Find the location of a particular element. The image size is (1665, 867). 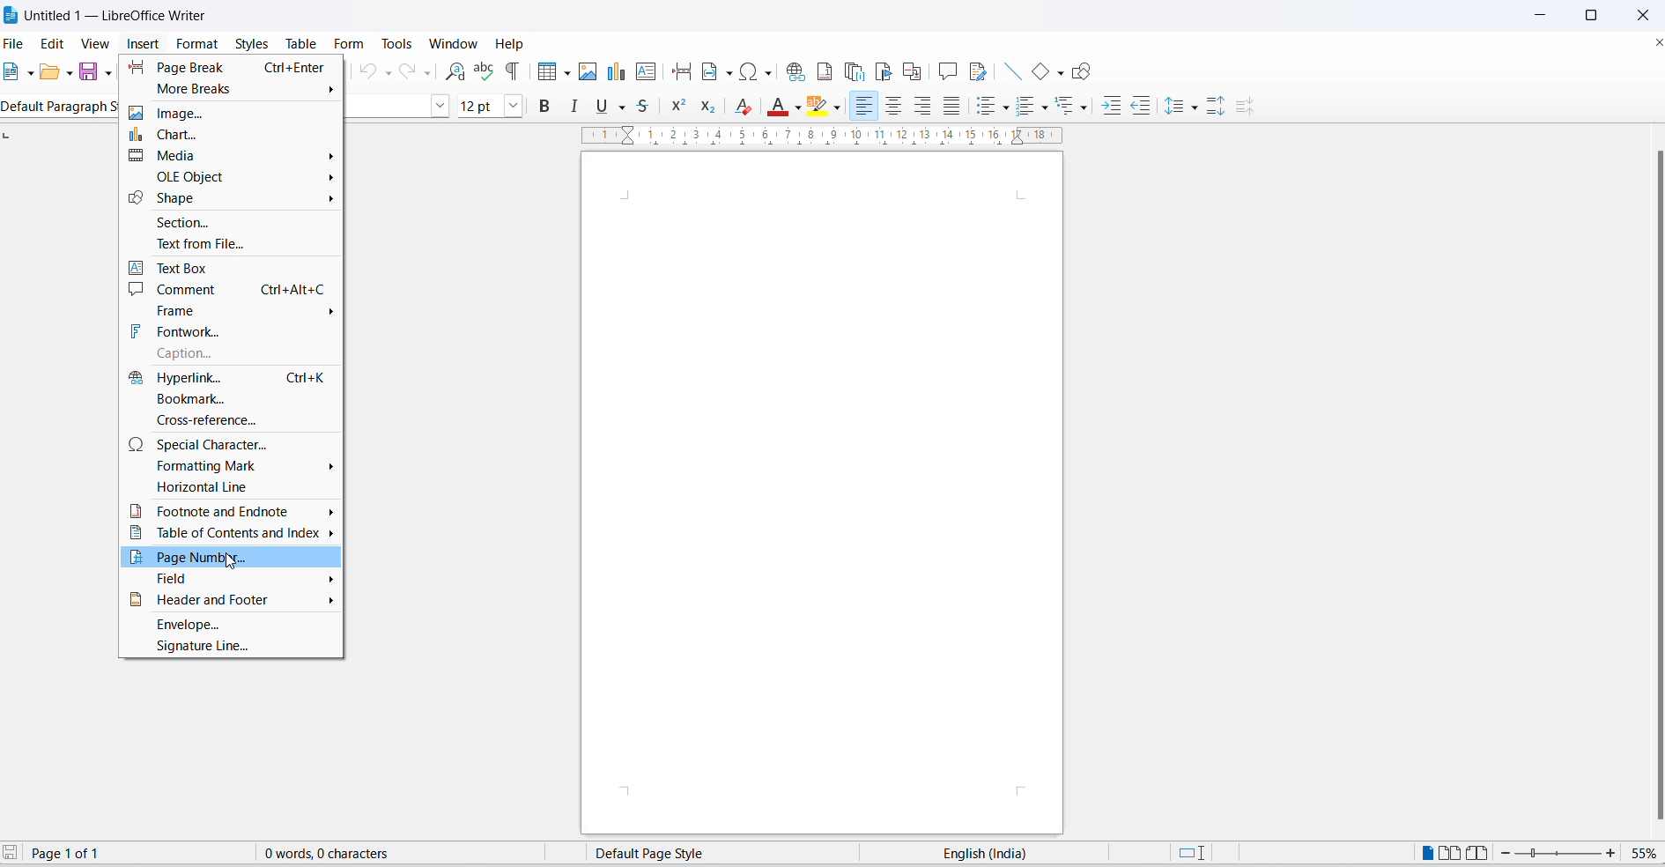

book view is located at coordinates (1482, 854).